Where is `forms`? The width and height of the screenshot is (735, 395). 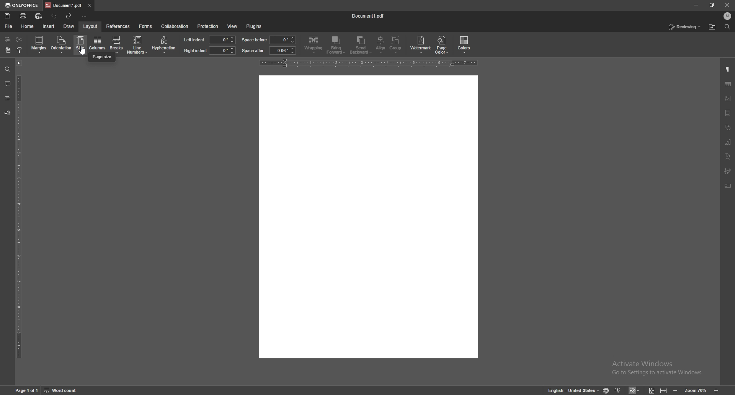
forms is located at coordinates (146, 26).